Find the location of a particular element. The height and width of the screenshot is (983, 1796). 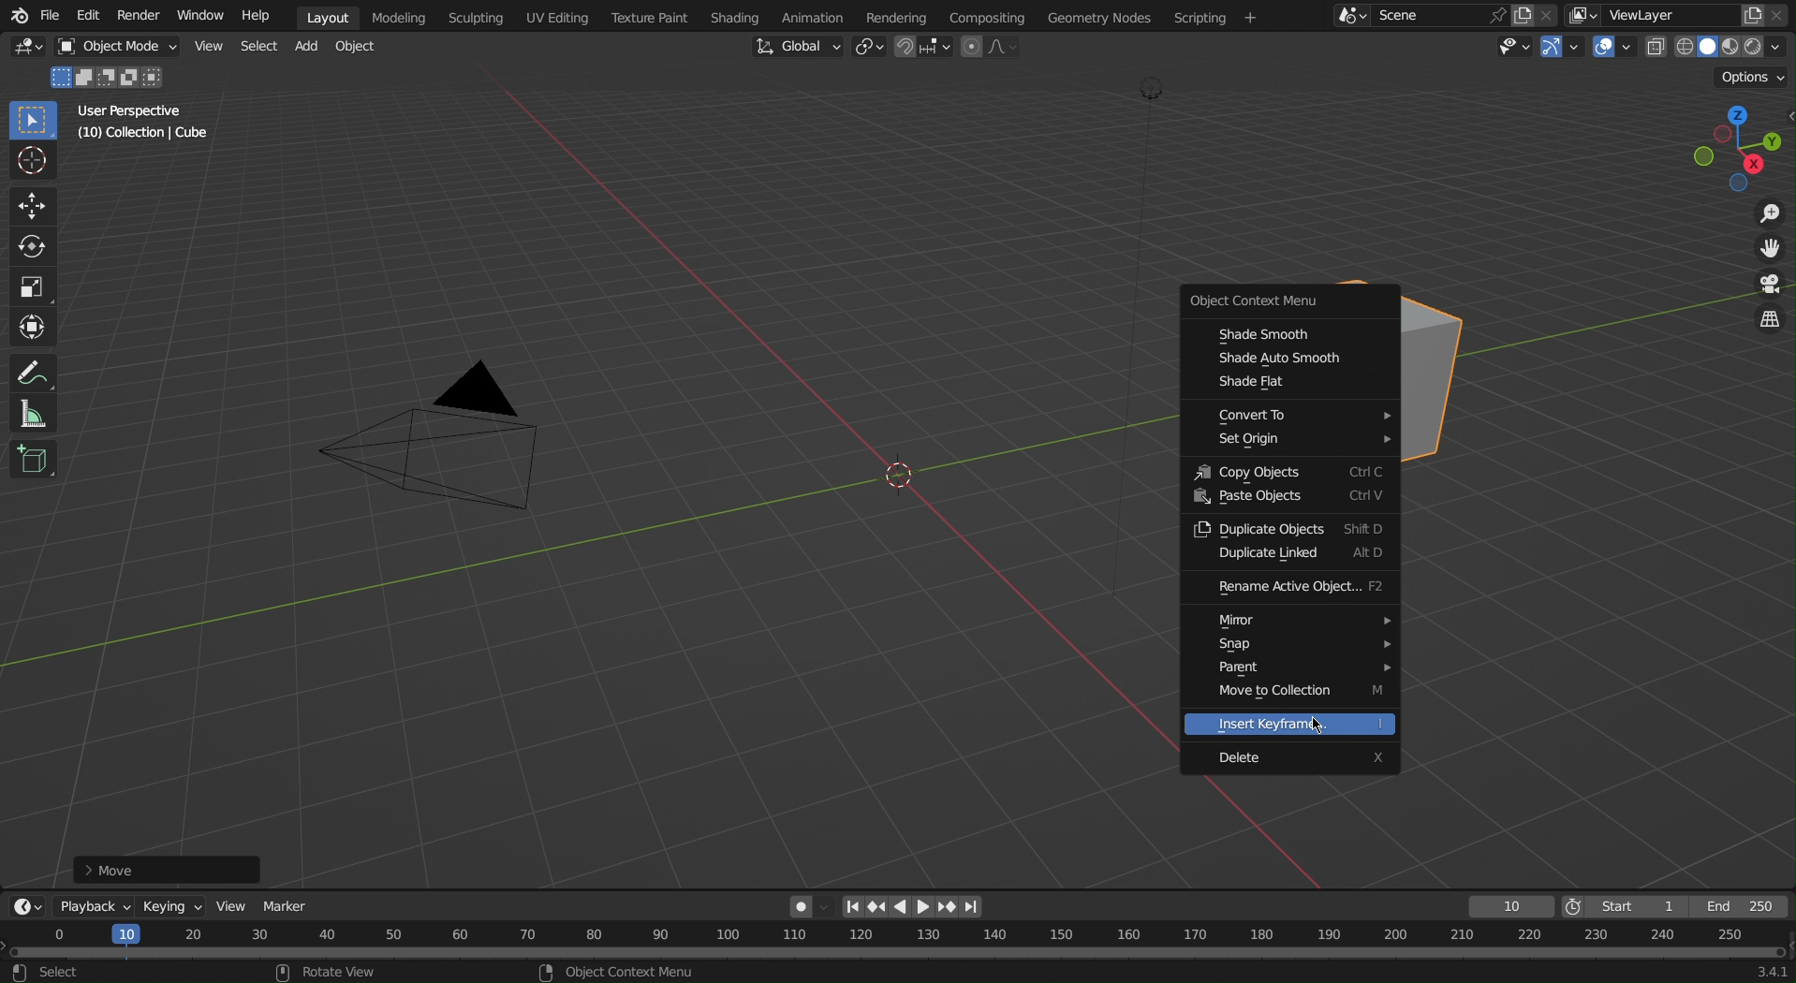

Snapping is located at coordinates (924, 47).